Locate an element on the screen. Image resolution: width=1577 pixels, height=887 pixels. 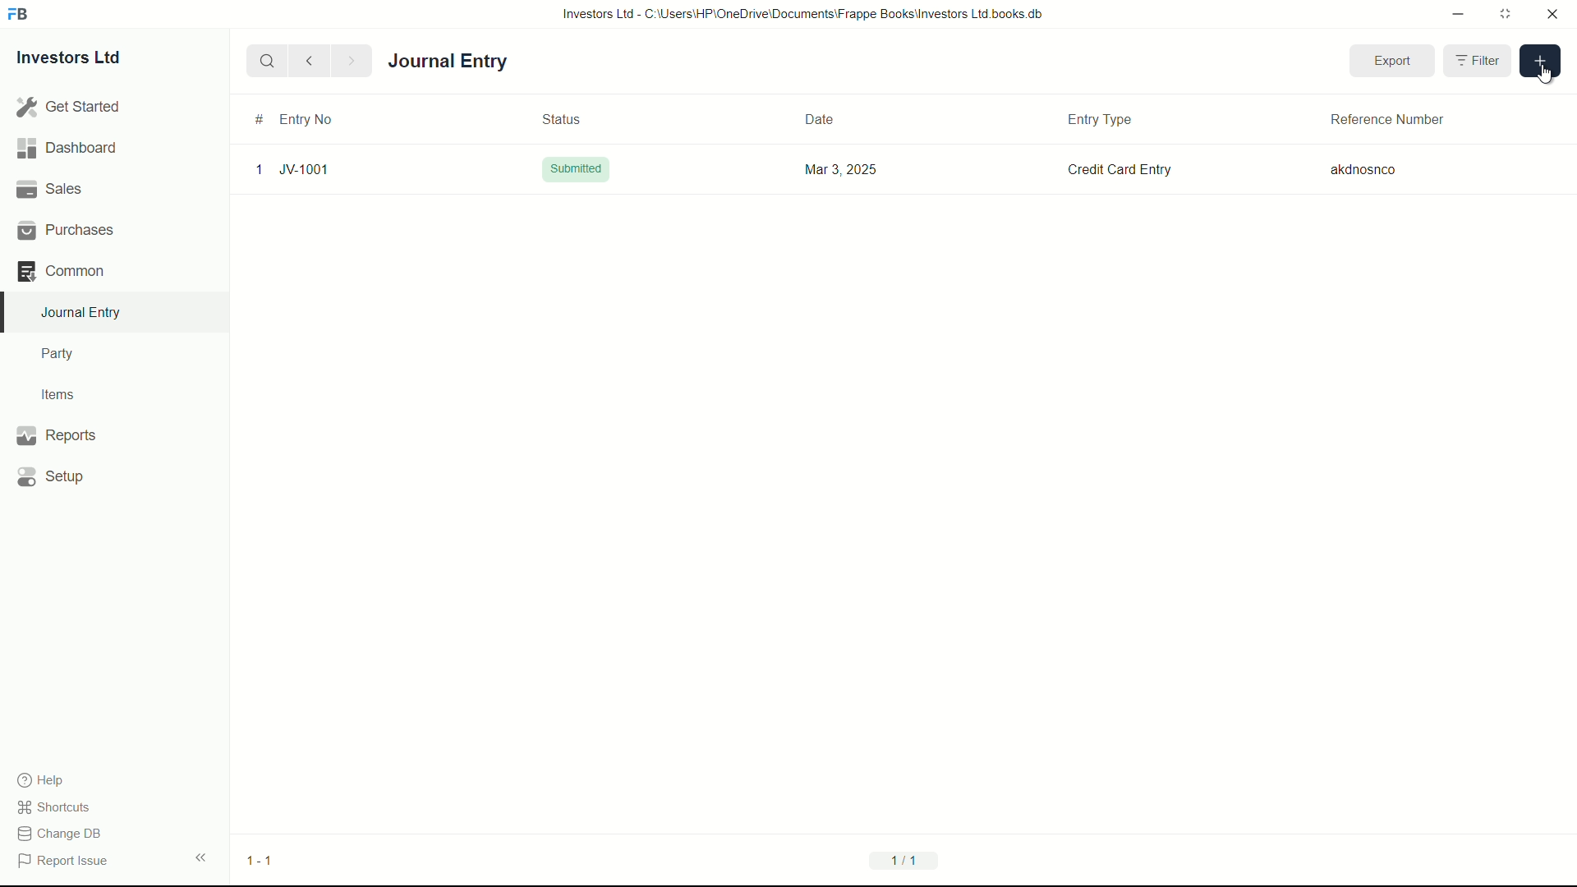
Reference Number is located at coordinates (1388, 117).